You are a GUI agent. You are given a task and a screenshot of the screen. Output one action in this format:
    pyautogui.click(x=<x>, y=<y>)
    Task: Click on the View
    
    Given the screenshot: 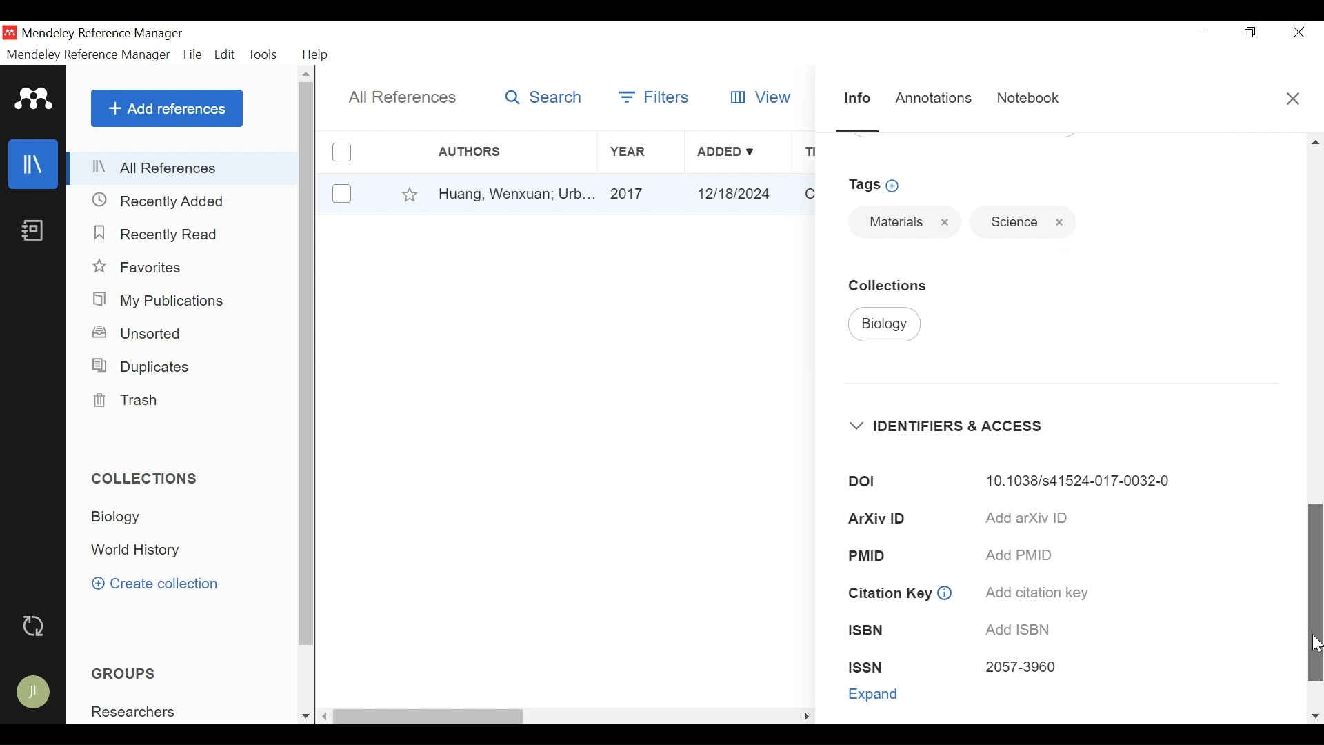 What is the action you would take?
    pyautogui.click(x=763, y=96)
    